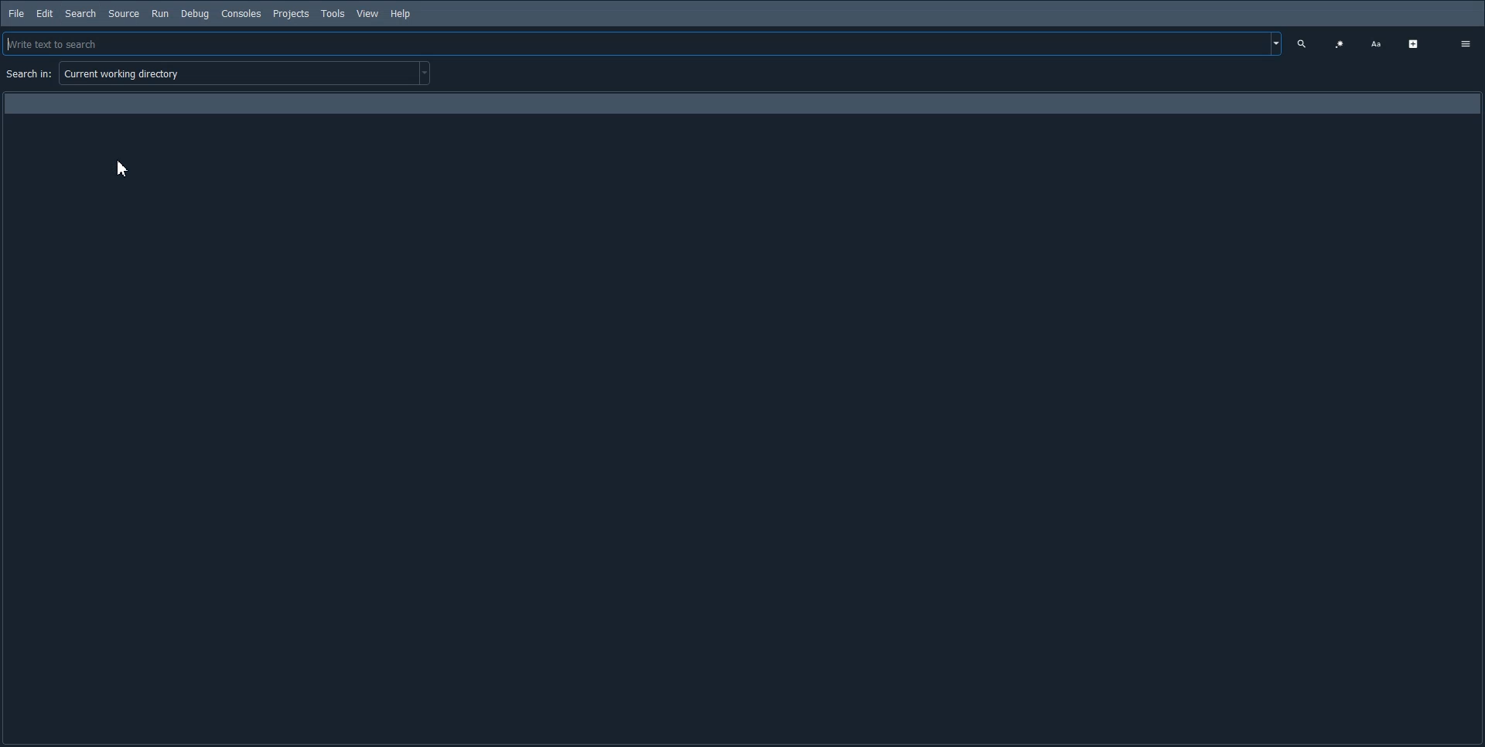  What do you see at coordinates (290, 14) in the screenshot?
I see `Projects` at bounding box center [290, 14].